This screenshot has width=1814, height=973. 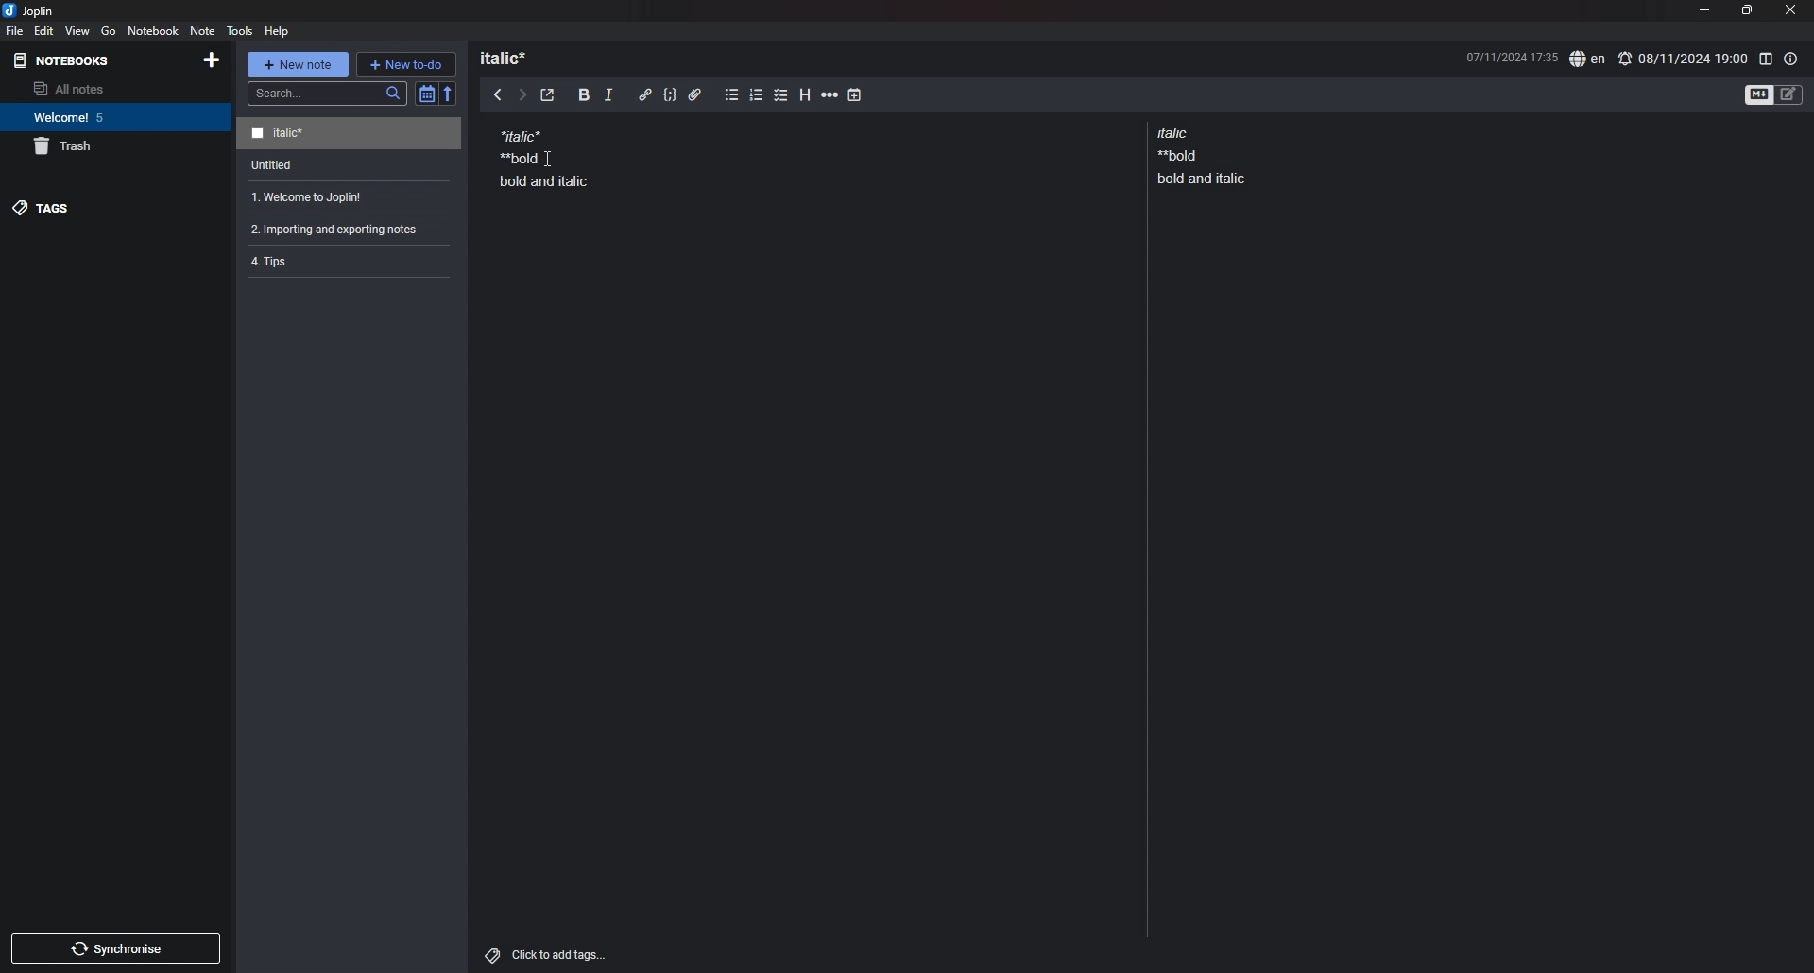 What do you see at coordinates (1774, 94) in the screenshot?
I see `toggle editors` at bounding box center [1774, 94].